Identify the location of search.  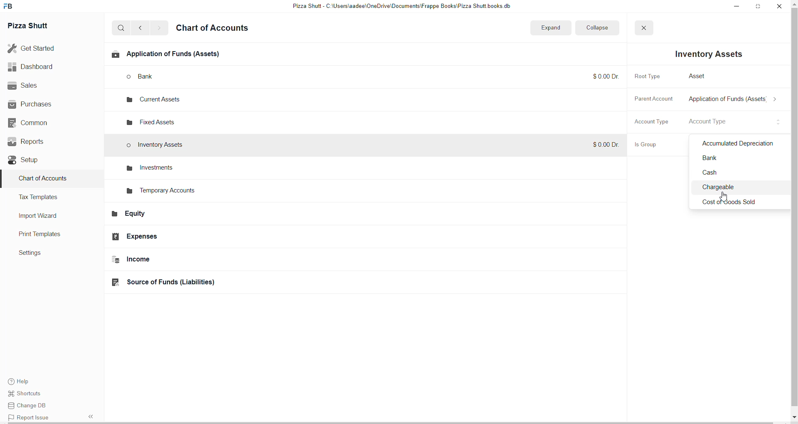
(121, 29).